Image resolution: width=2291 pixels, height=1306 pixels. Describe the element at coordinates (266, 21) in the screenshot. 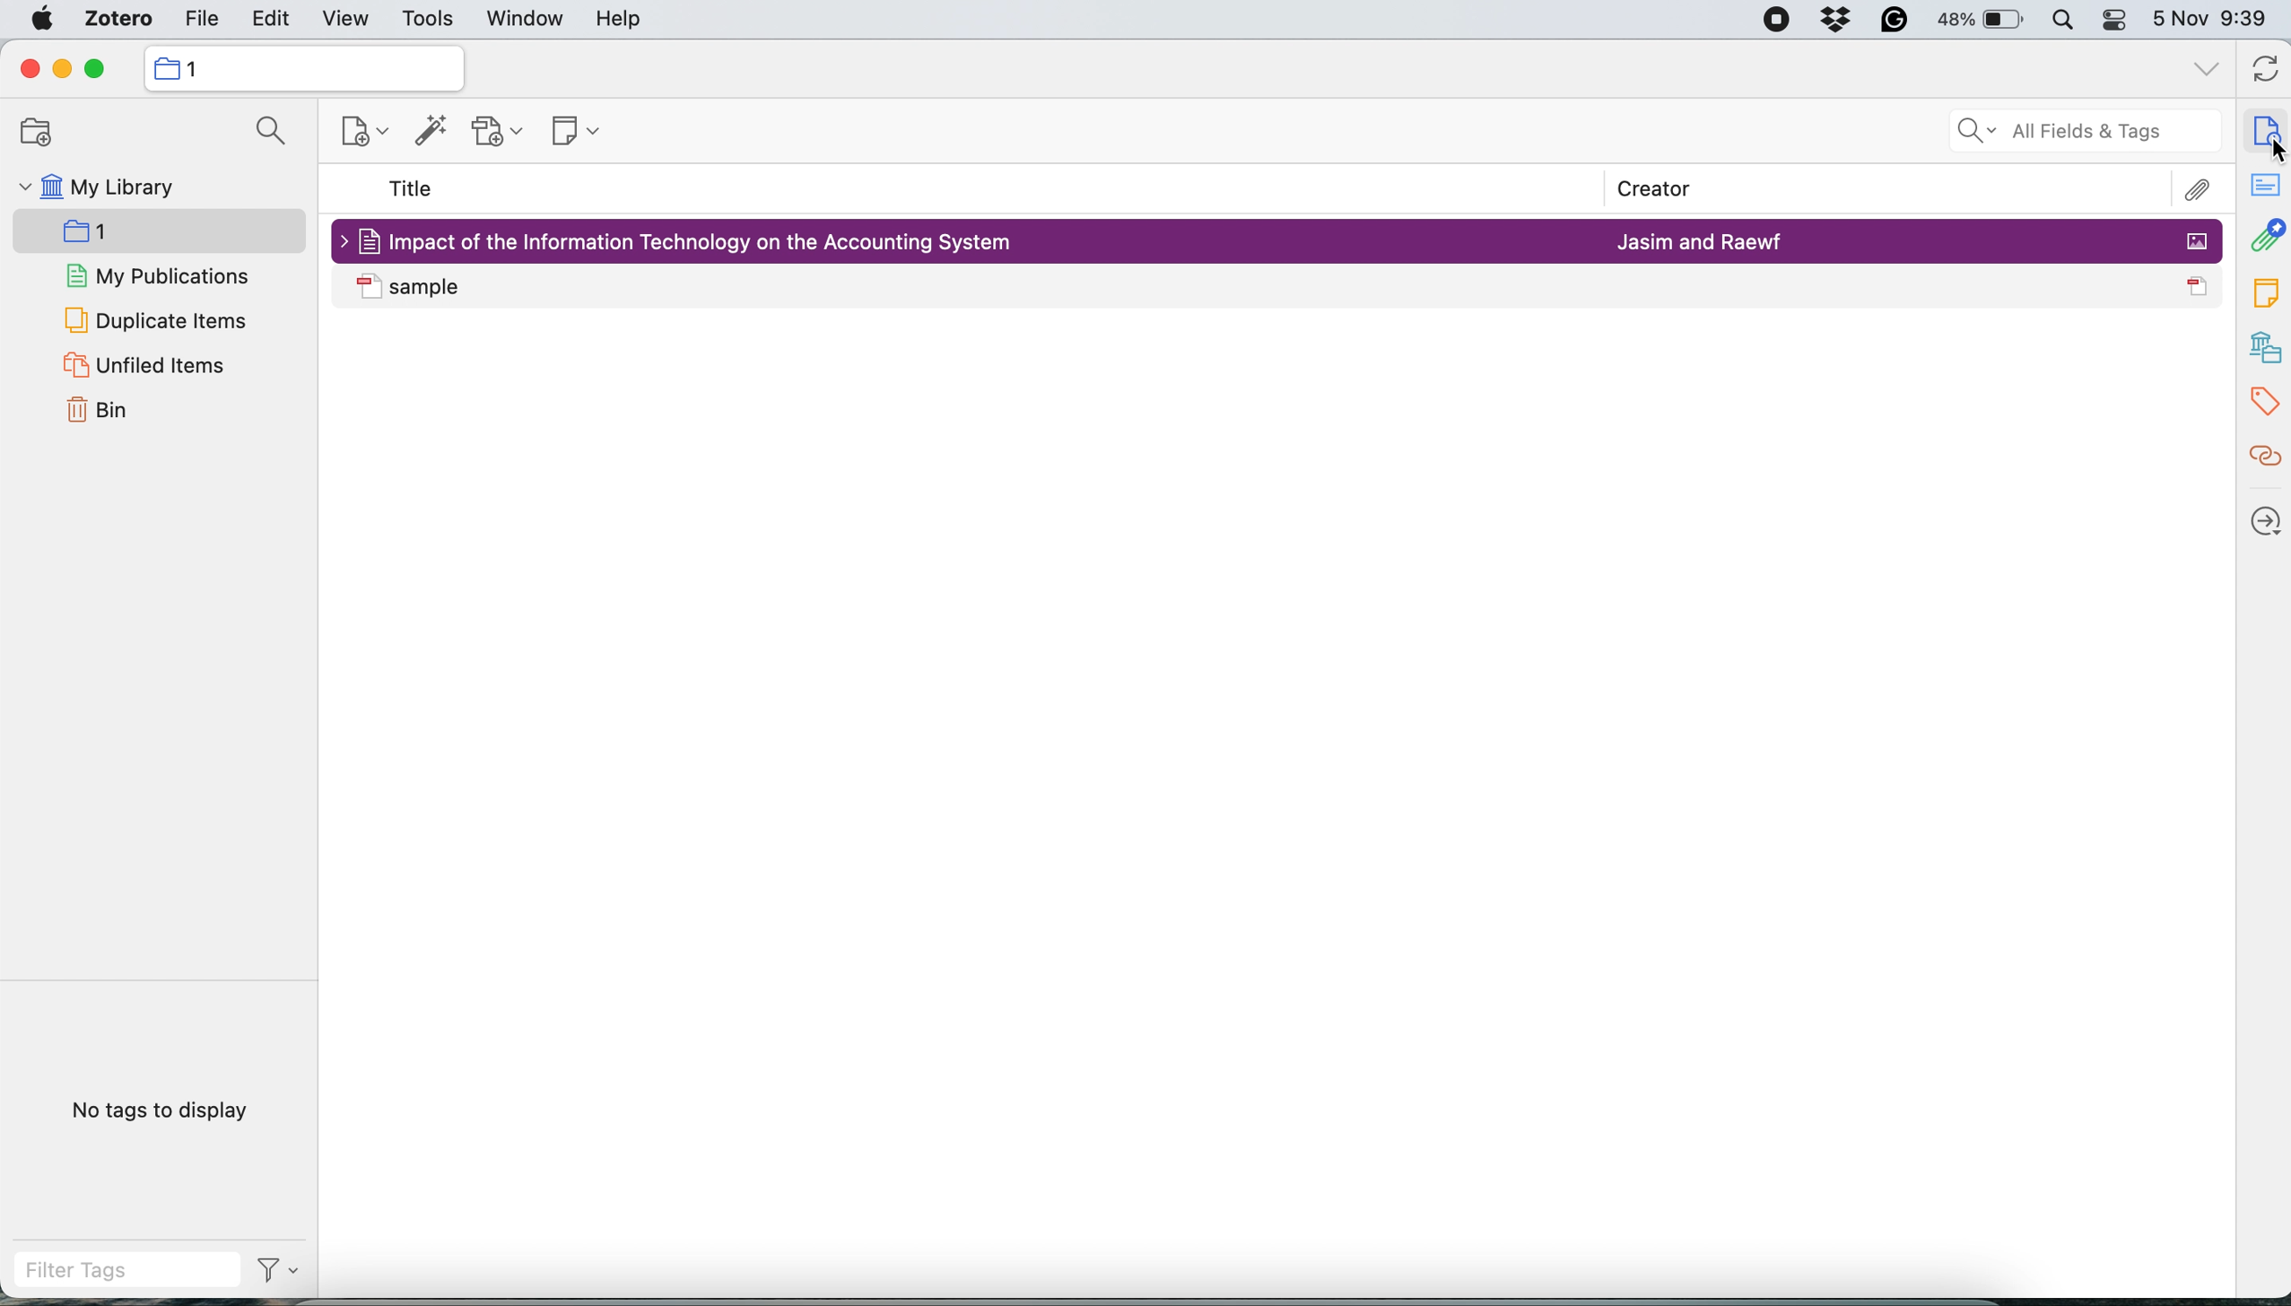

I see `edit` at that location.